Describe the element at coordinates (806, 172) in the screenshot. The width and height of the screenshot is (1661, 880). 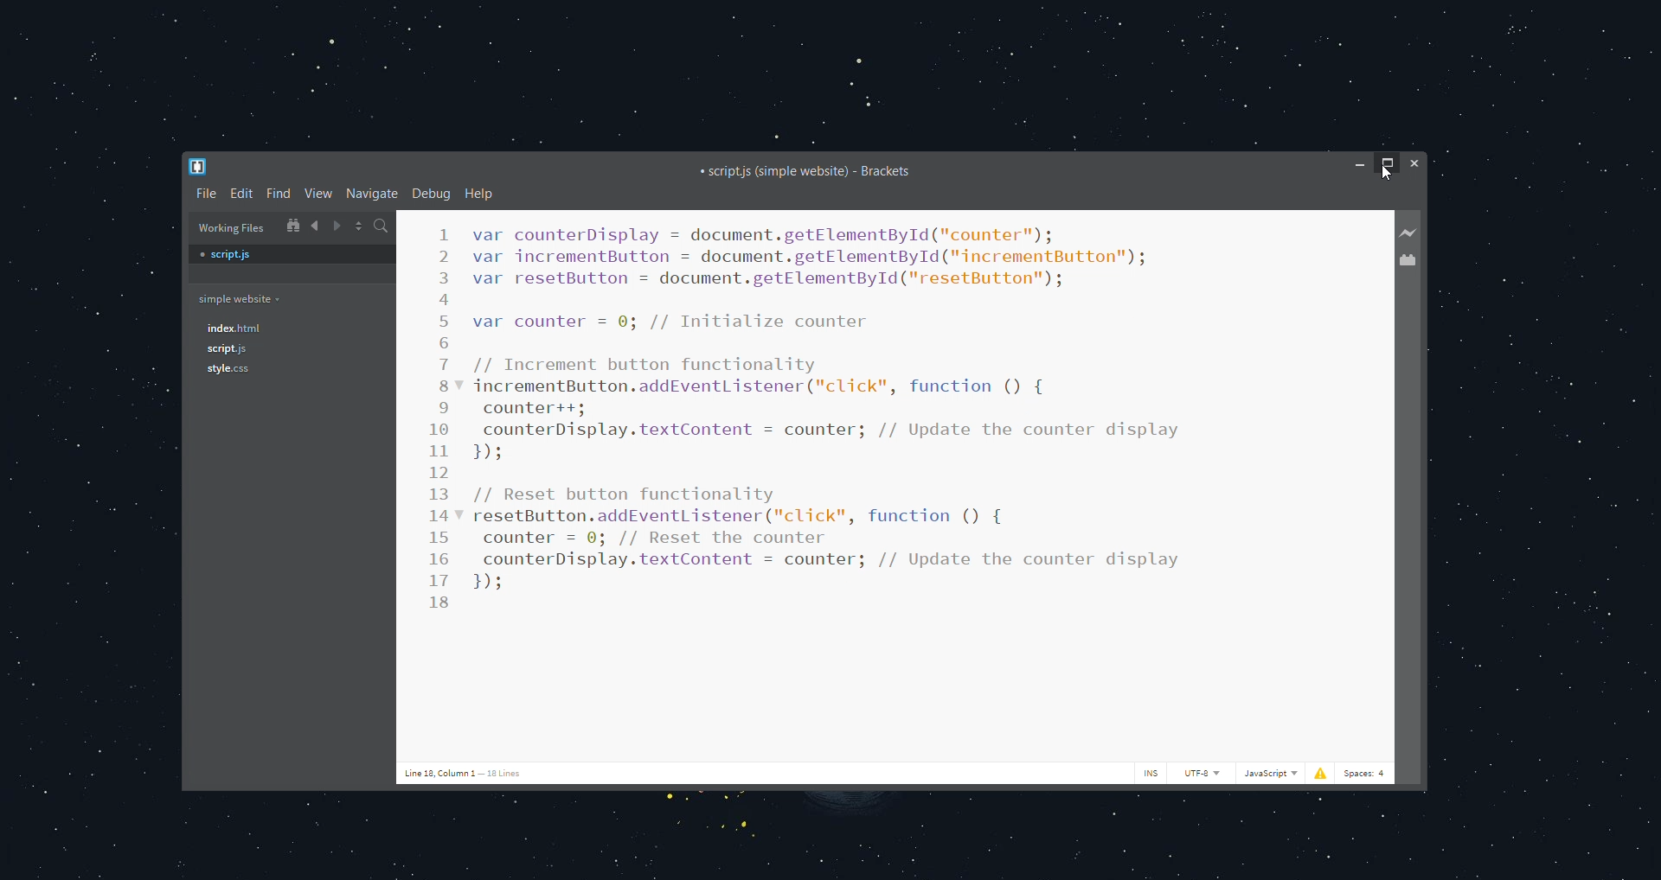
I see `« scriptjs (simple website) - Brackets` at that location.